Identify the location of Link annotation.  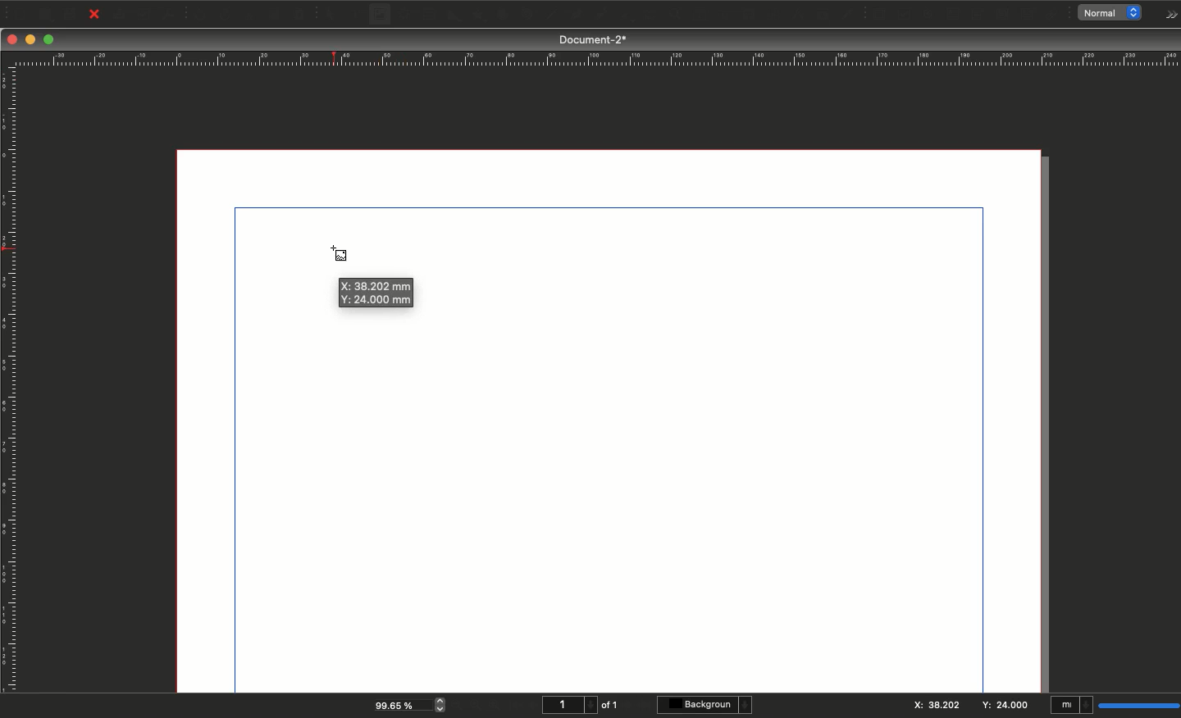
(1055, 15).